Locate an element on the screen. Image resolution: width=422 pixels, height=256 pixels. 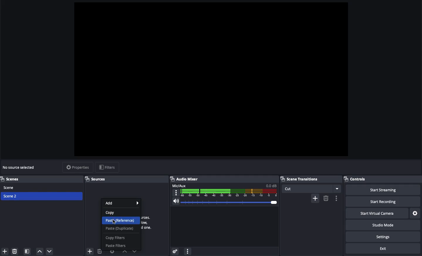
previous is located at coordinates (125, 253).